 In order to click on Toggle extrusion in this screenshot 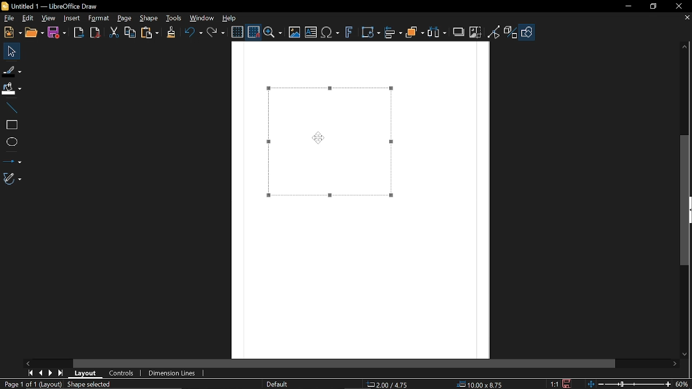, I will do `click(511, 33)`.